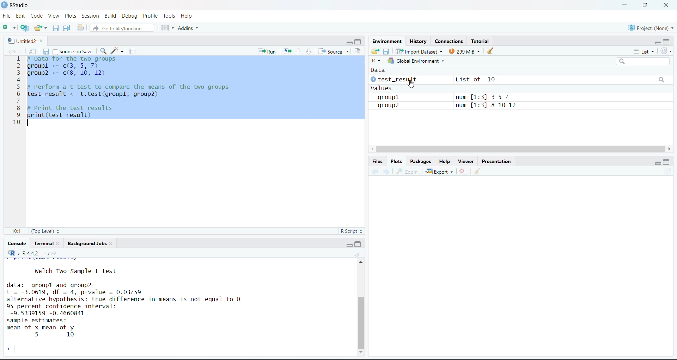 Image resolution: width=677 pixels, height=360 pixels. What do you see at coordinates (667, 162) in the screenshot?
I see `maximize` at bounding box center [667, 162].